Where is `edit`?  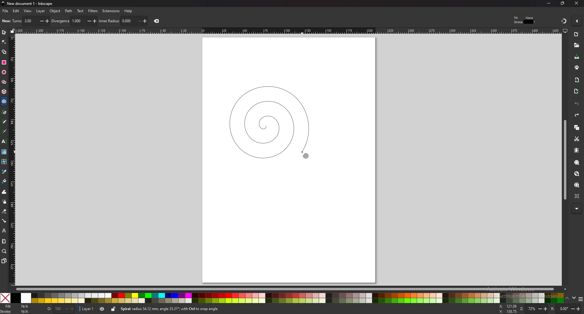 edit is located at coordinates (16, 11).